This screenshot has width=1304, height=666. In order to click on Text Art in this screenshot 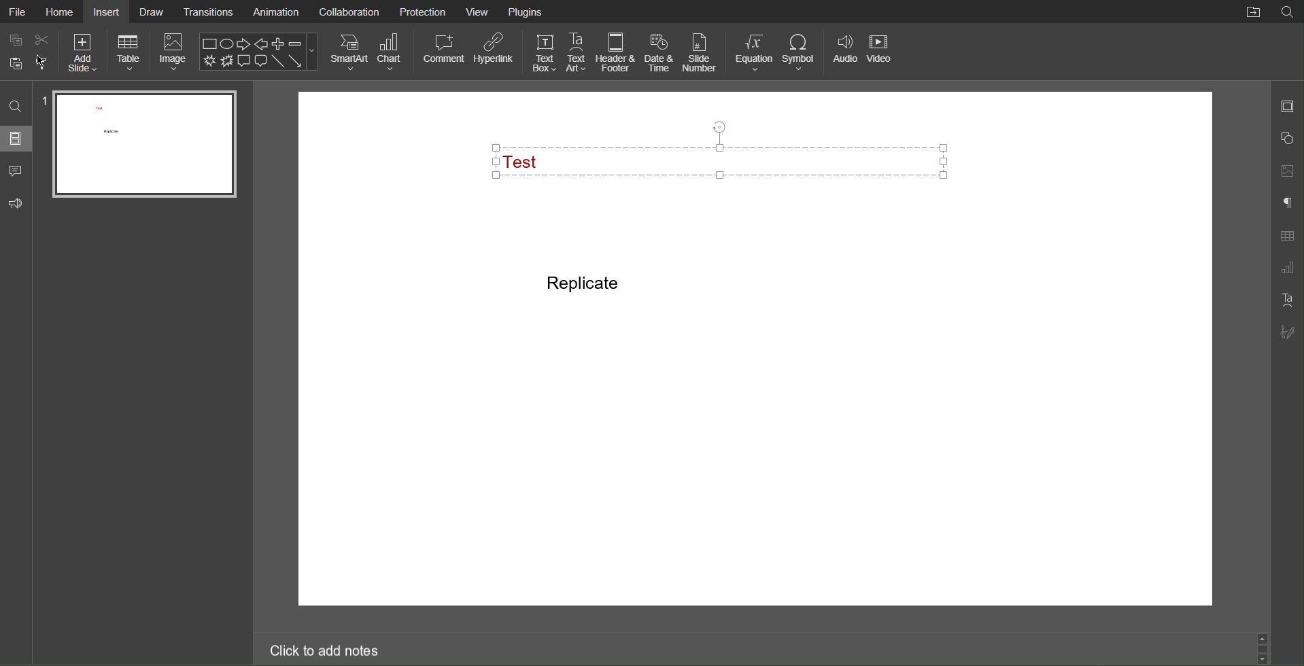, I will do `click(577, 53)`.